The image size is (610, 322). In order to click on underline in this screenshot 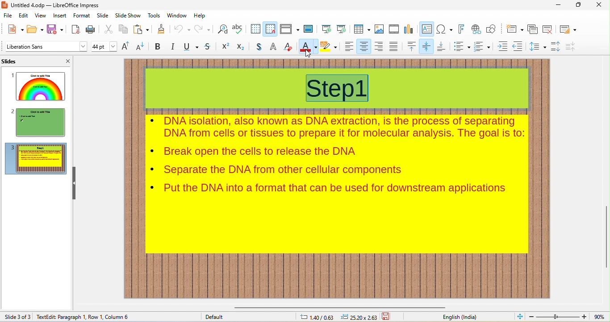, I will do `click(191, 46)`.